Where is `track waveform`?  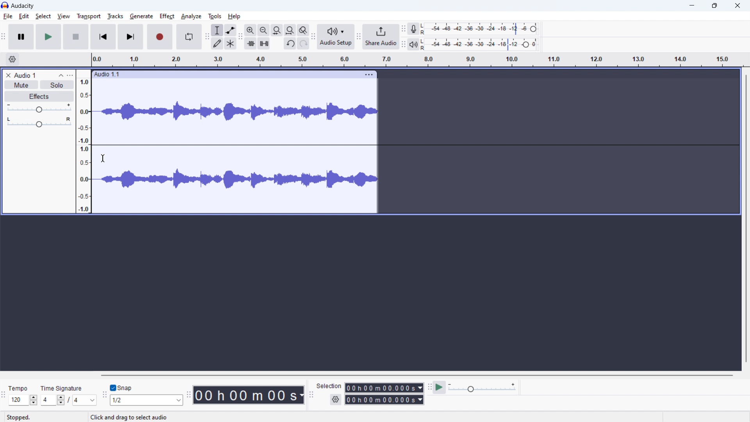 track waveform is located at coordinates (236, 147).